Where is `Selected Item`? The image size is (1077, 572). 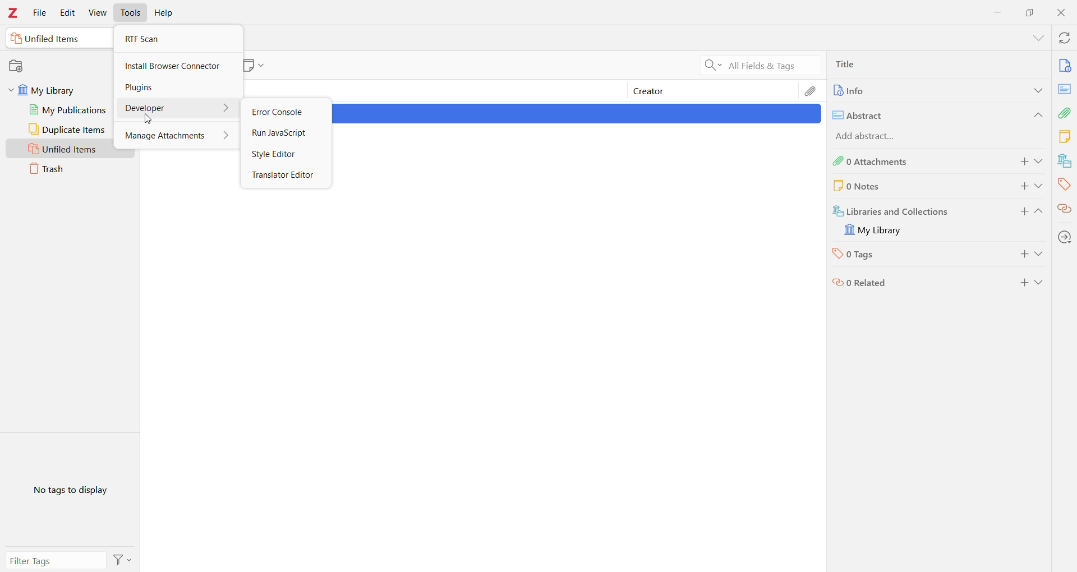 Selected Item is located at coordinates (577, 114).